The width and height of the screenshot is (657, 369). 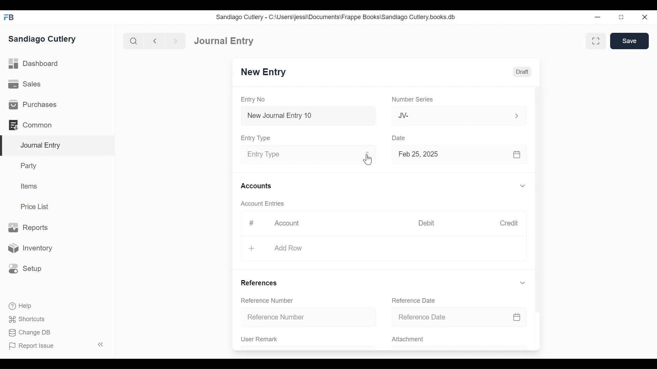 I want to click on References, so click(x=260, y=282).